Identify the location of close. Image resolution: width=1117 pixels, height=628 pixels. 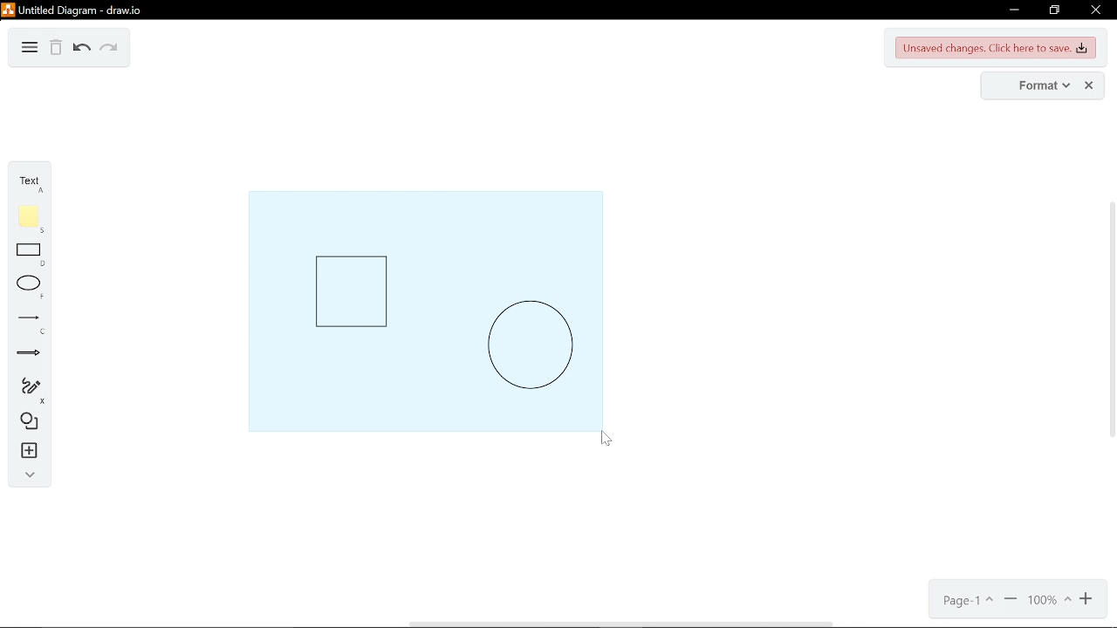
(1089, 85).